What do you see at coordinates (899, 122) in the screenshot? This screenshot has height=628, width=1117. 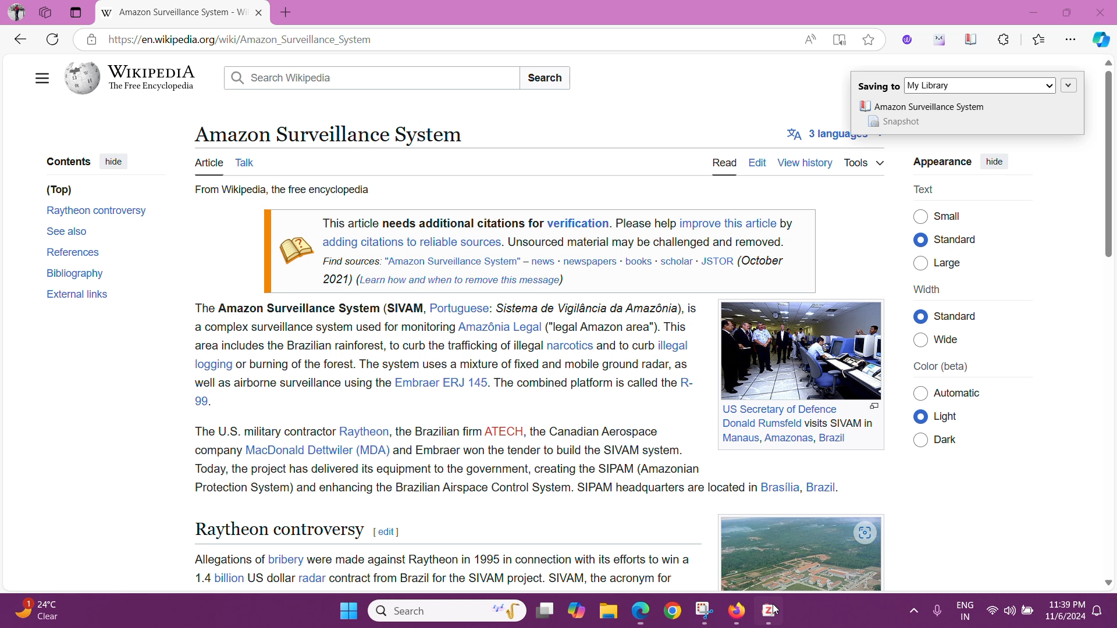 I see `Snapshot` at bounding box center [899, 122].